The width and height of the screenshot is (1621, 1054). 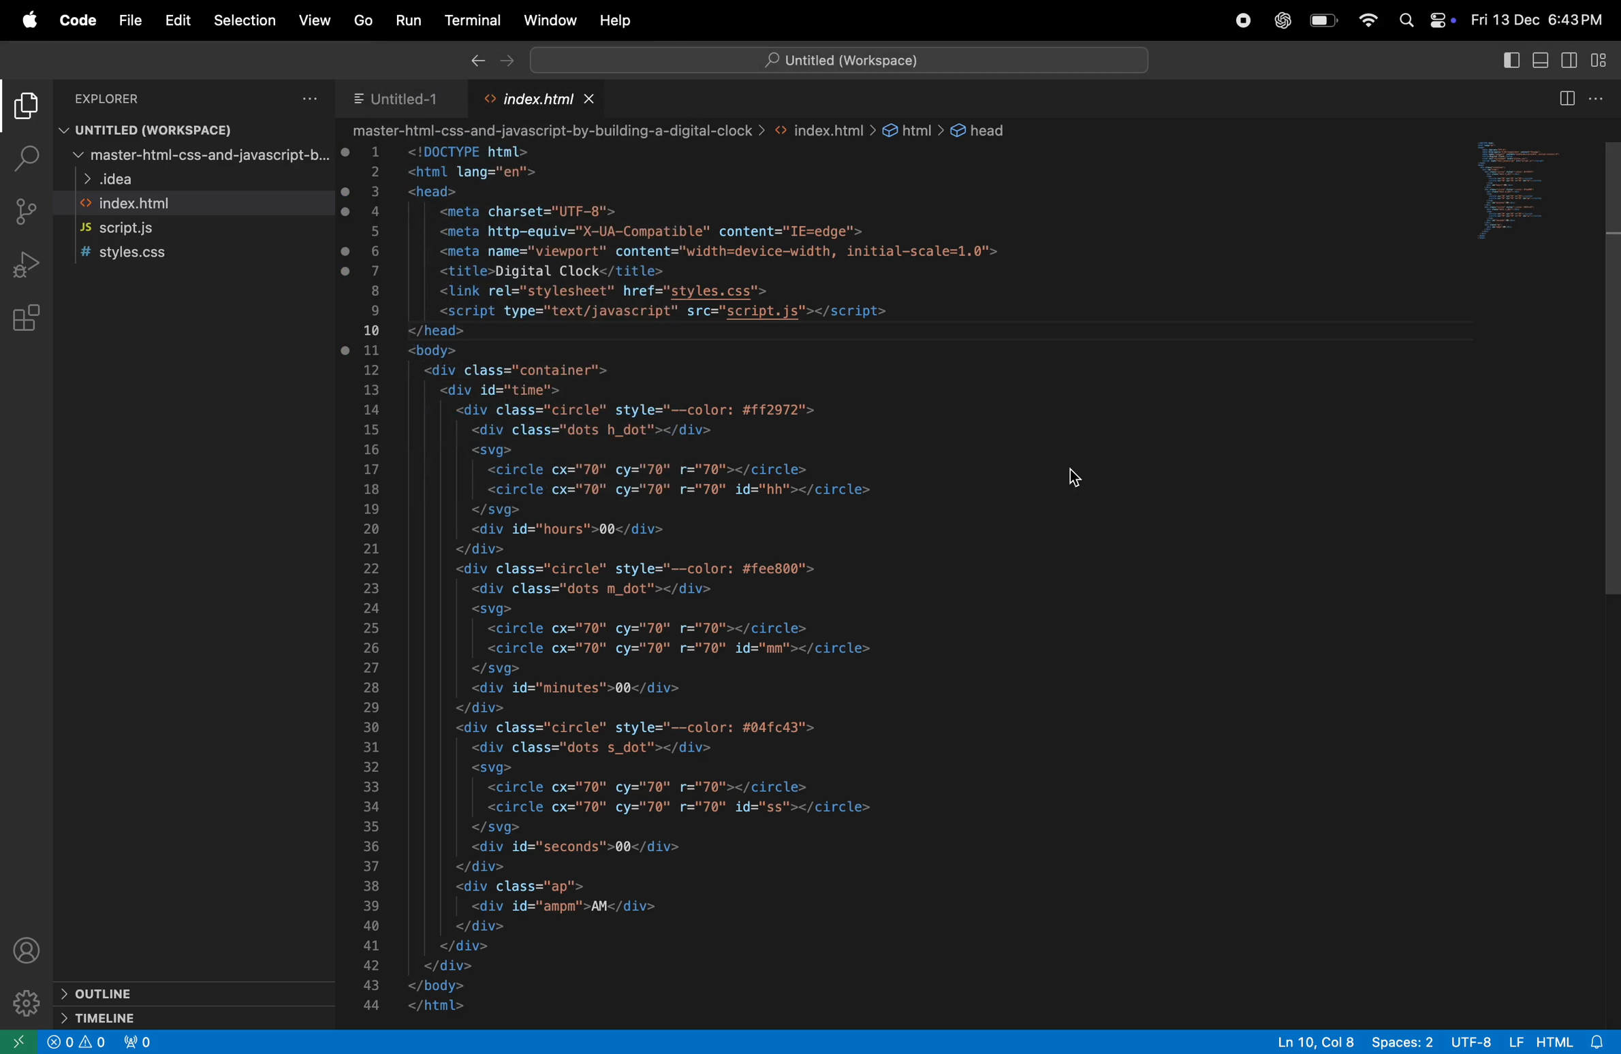 I want to click on cursor, so click(x=1080, y=479).